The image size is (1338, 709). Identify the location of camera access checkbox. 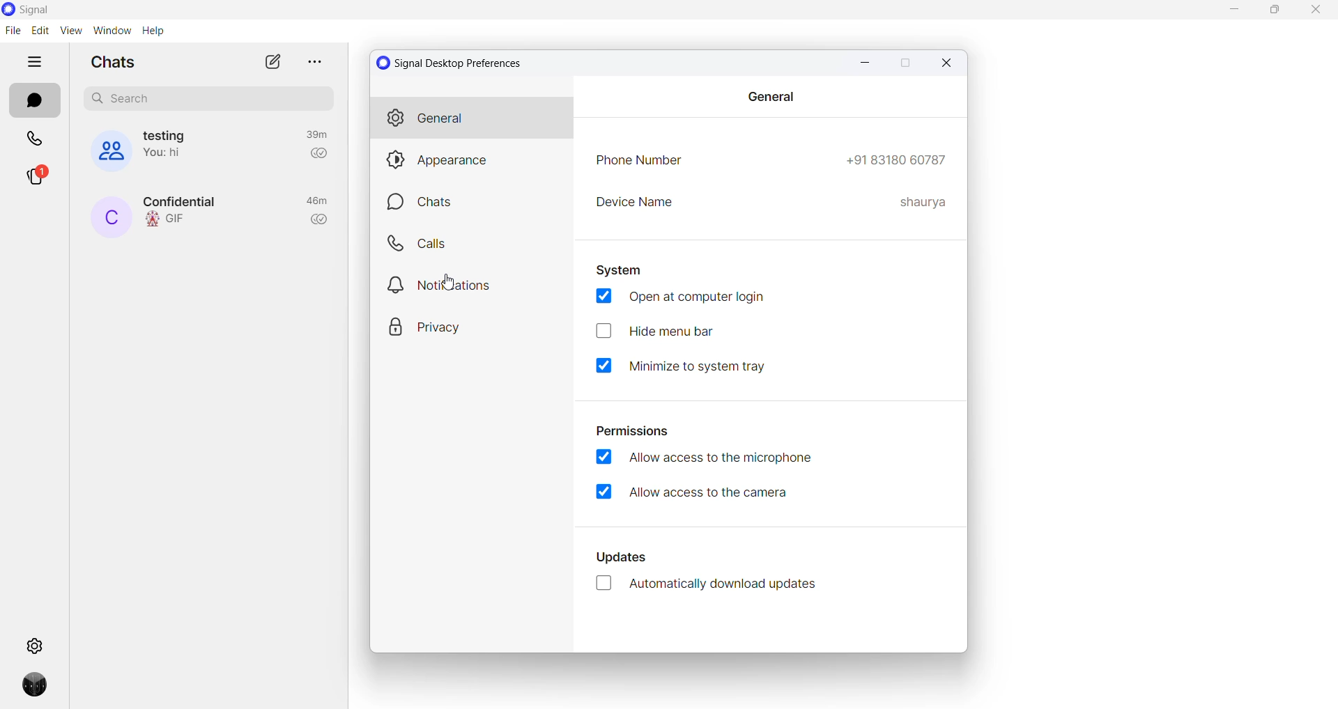
(709, 492).